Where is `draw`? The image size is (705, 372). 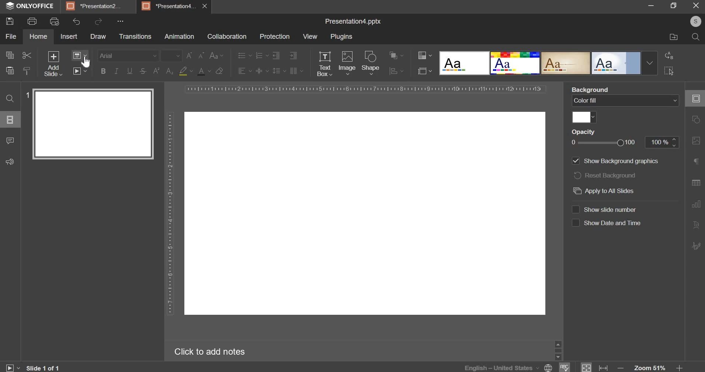
draw is located at coordinates (98, 36).